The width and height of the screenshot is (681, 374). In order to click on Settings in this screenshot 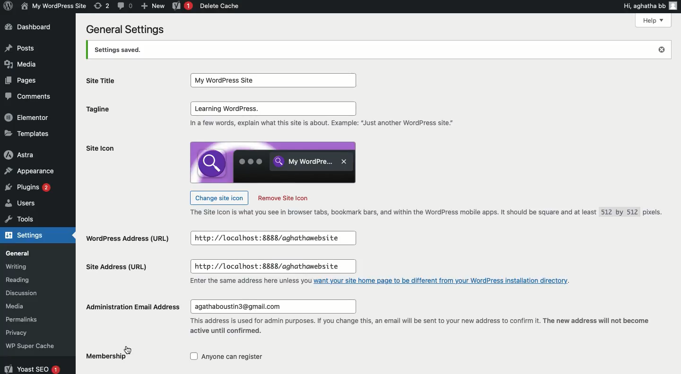, I will do `click(28, 236)`.